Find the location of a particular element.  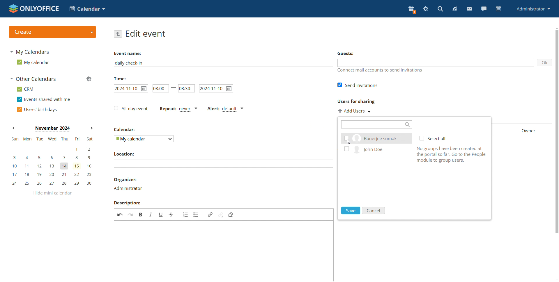

crm is located at coordinates (25, 89).